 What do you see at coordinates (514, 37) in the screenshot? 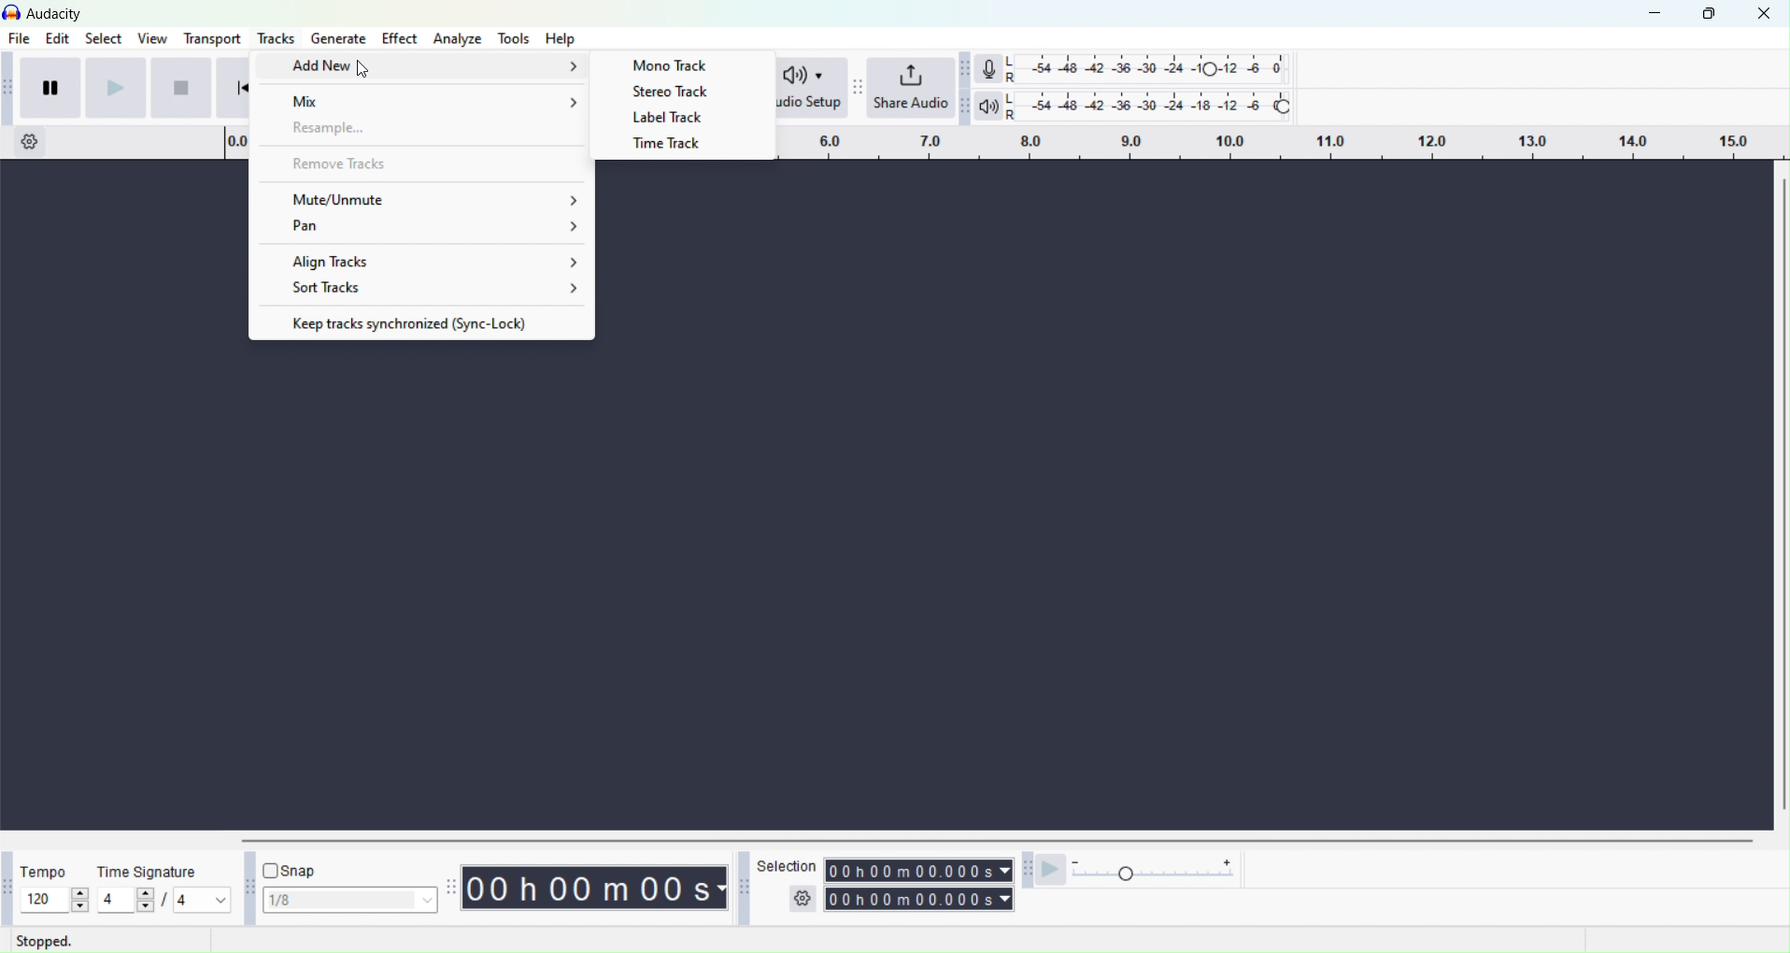
I see `Tools` at bounding box center [514, 37].